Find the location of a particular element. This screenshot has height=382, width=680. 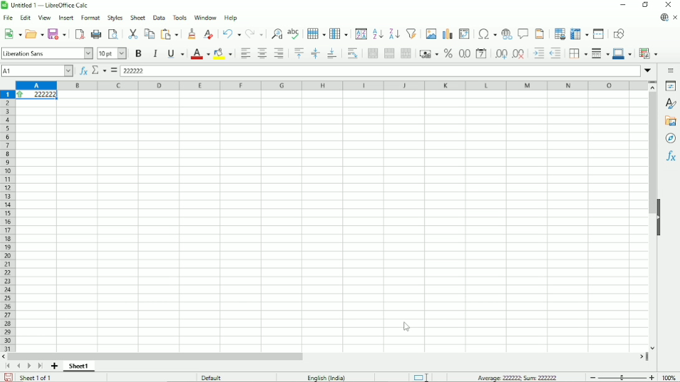

Navigator is located at coordinates (670, 138).